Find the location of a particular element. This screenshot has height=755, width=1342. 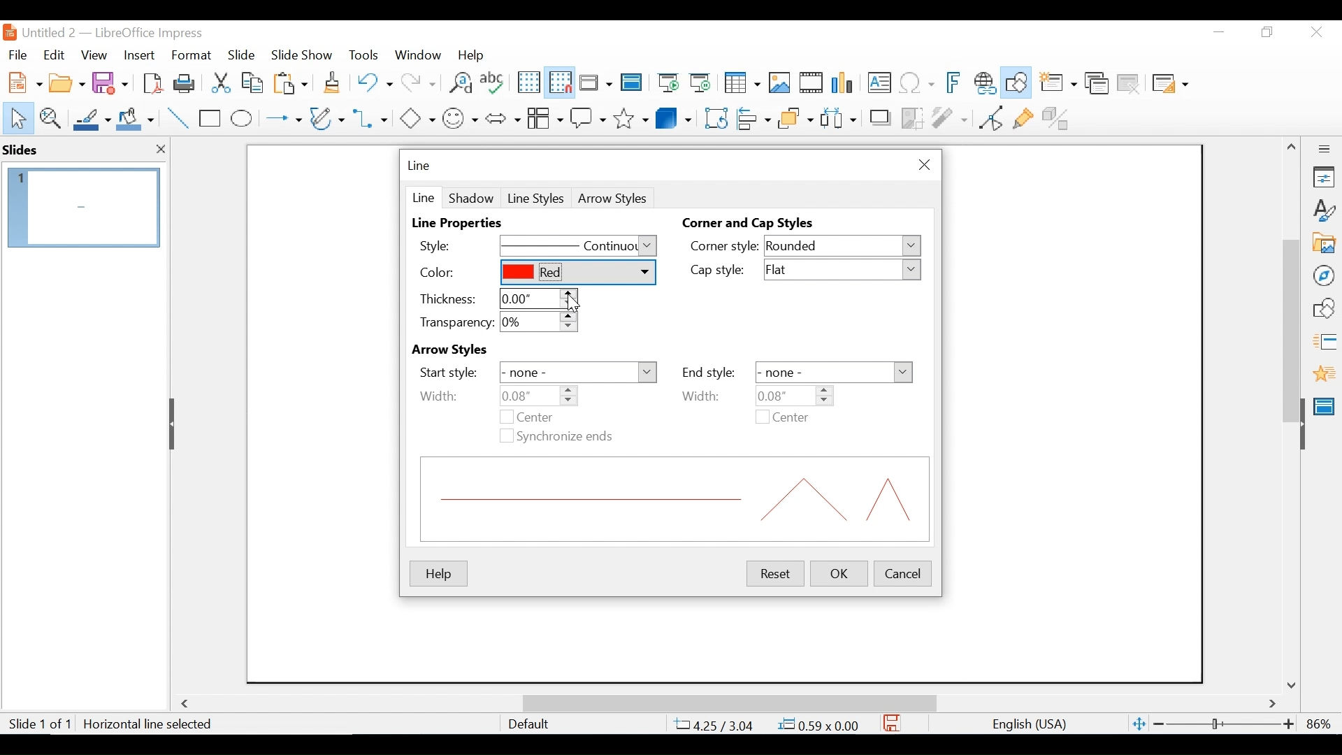

Scroll Right is located at coordinates (1273, 705).